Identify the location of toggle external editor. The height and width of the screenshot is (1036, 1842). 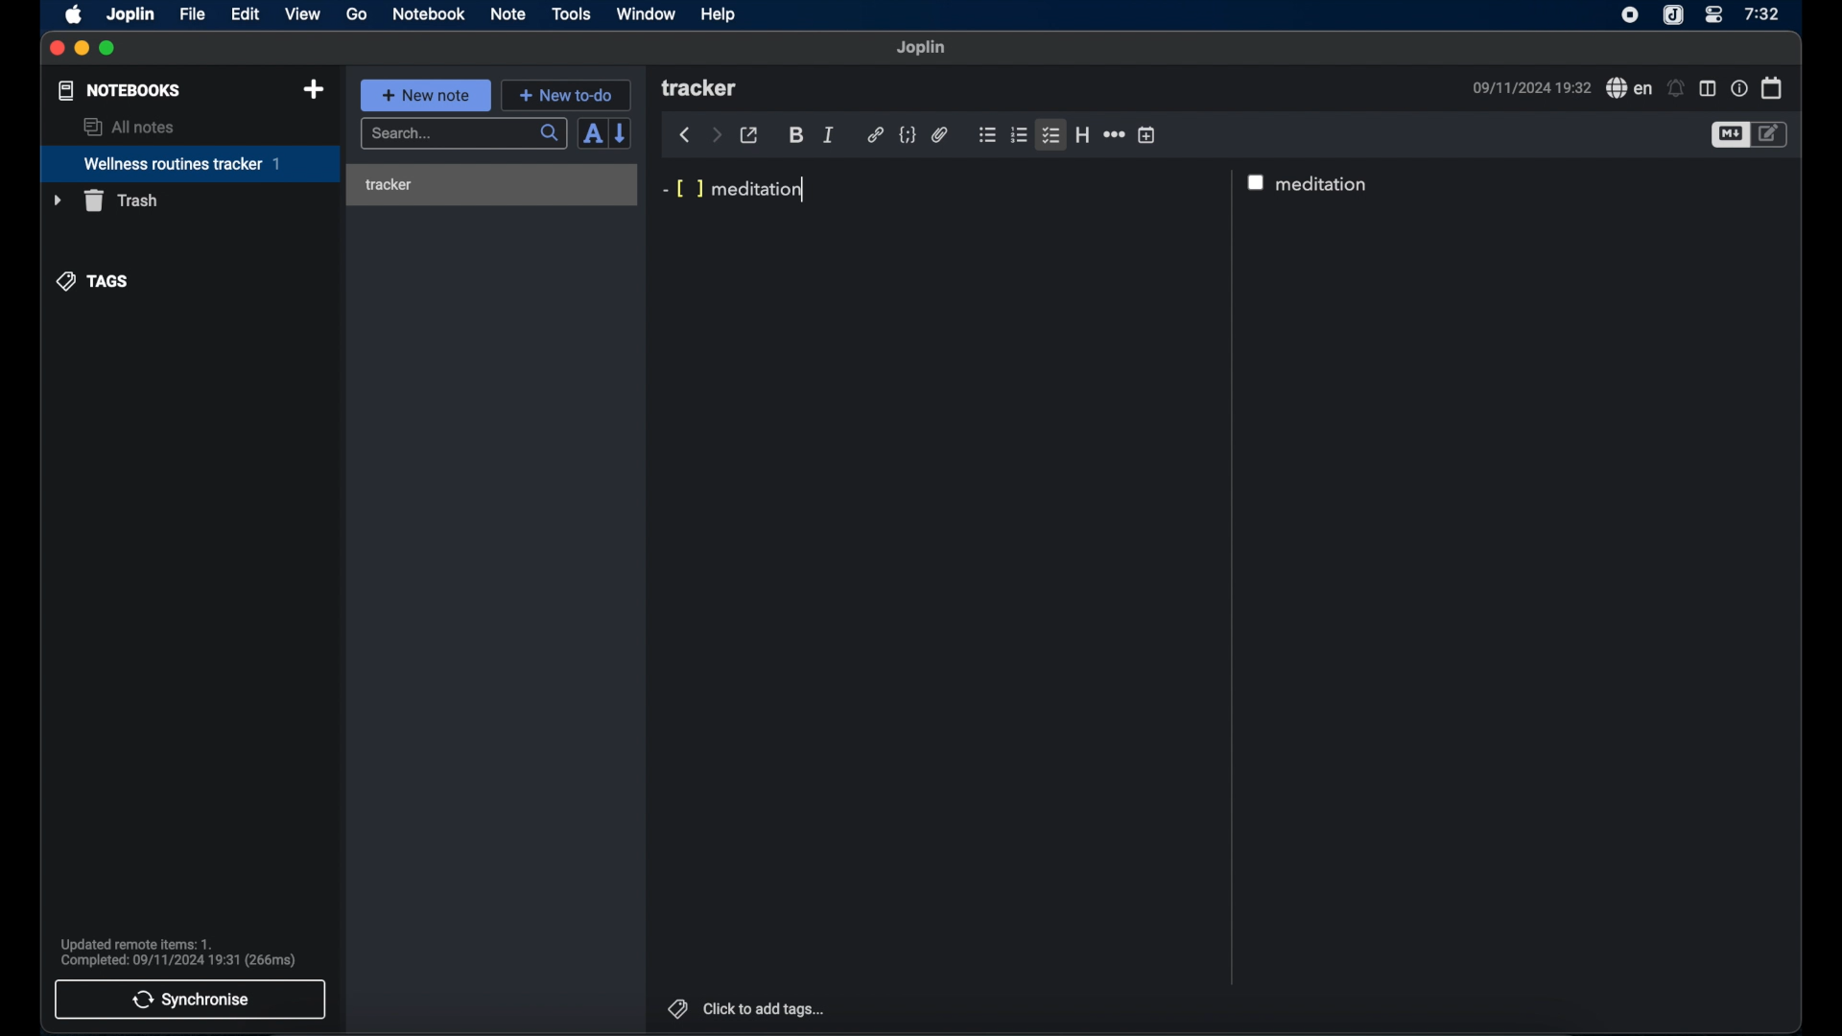
(749, 134).